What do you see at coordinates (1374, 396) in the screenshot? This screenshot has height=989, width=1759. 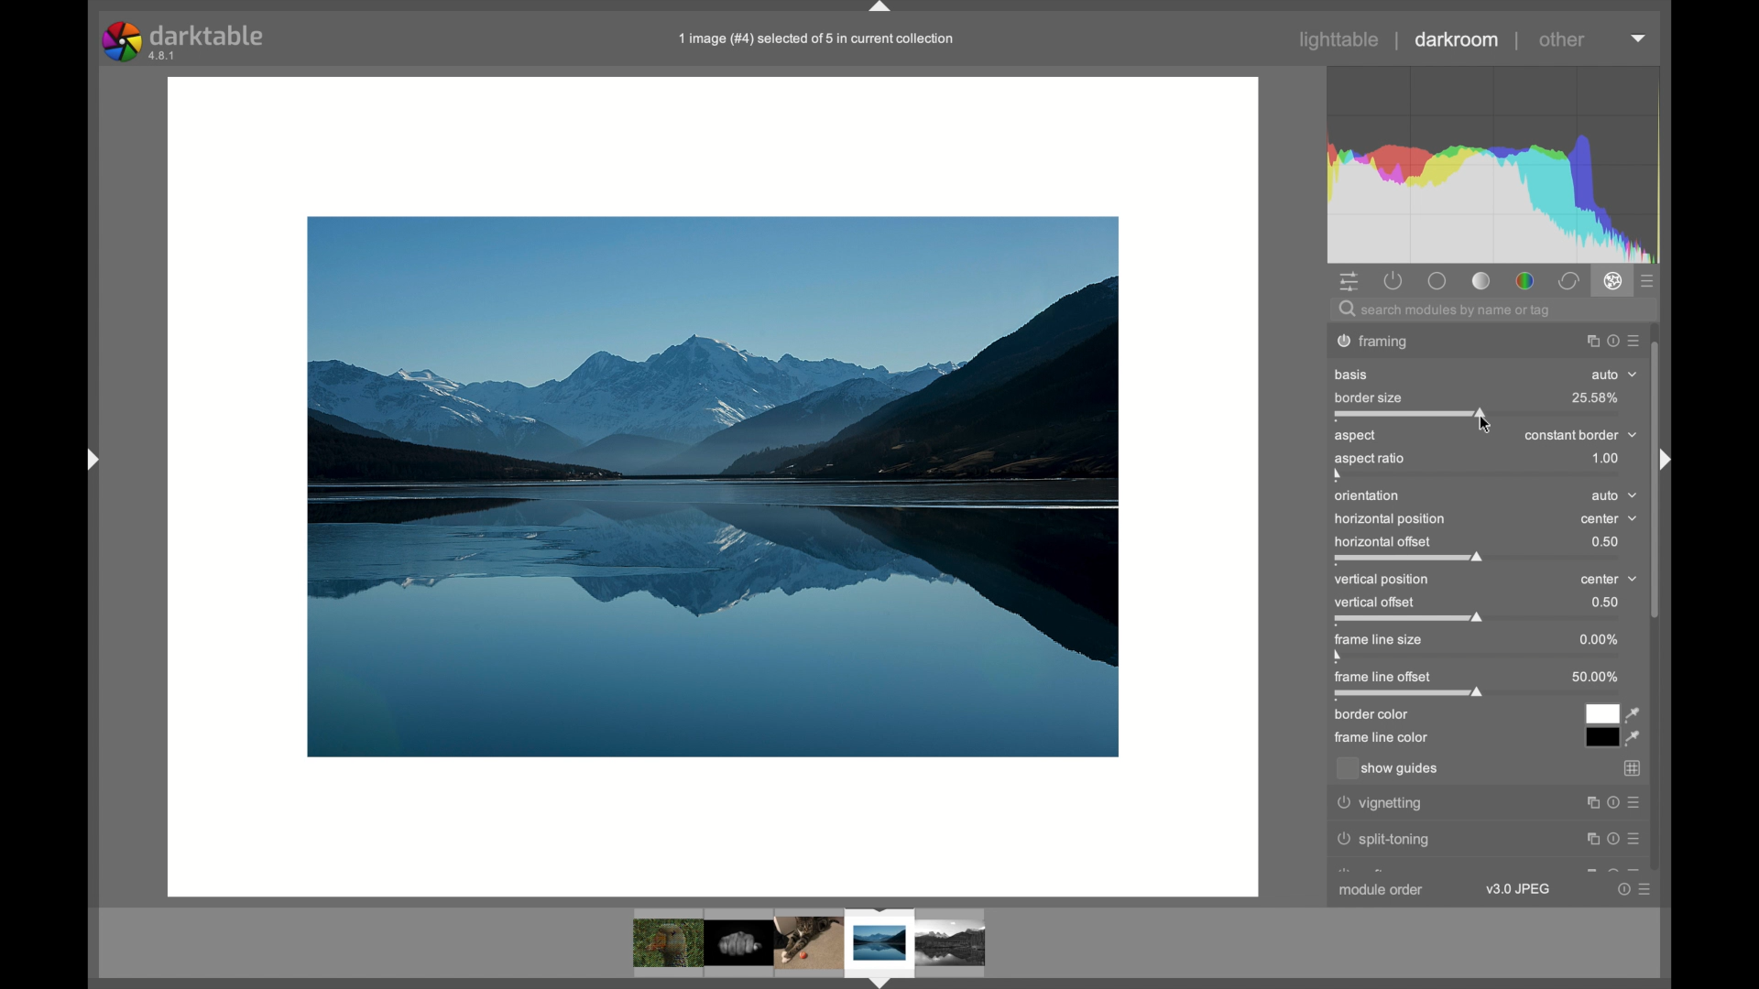 I see `border size` at bounding box center [1374, 396].